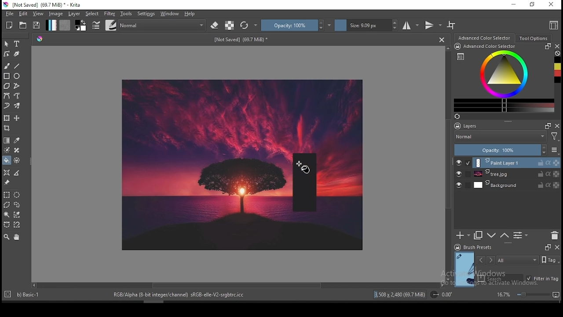 Image resolution: width=563 pixels, height=317 pixels. Describe the element at coordinates (237, 286) in the screenshot. I see `Scroll Bar` at that location.